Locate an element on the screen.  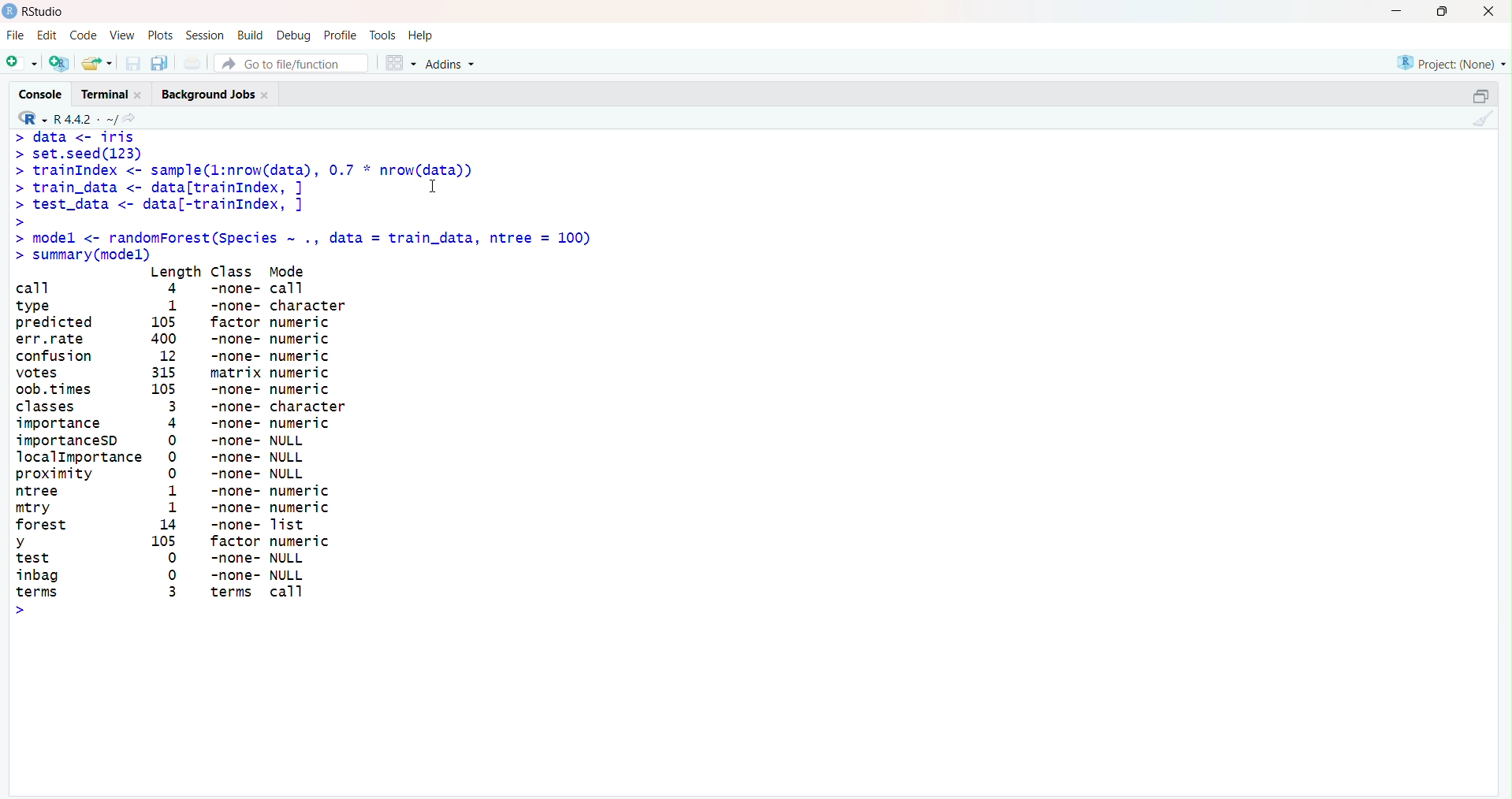
Close is located at coordinates (1489, 13).